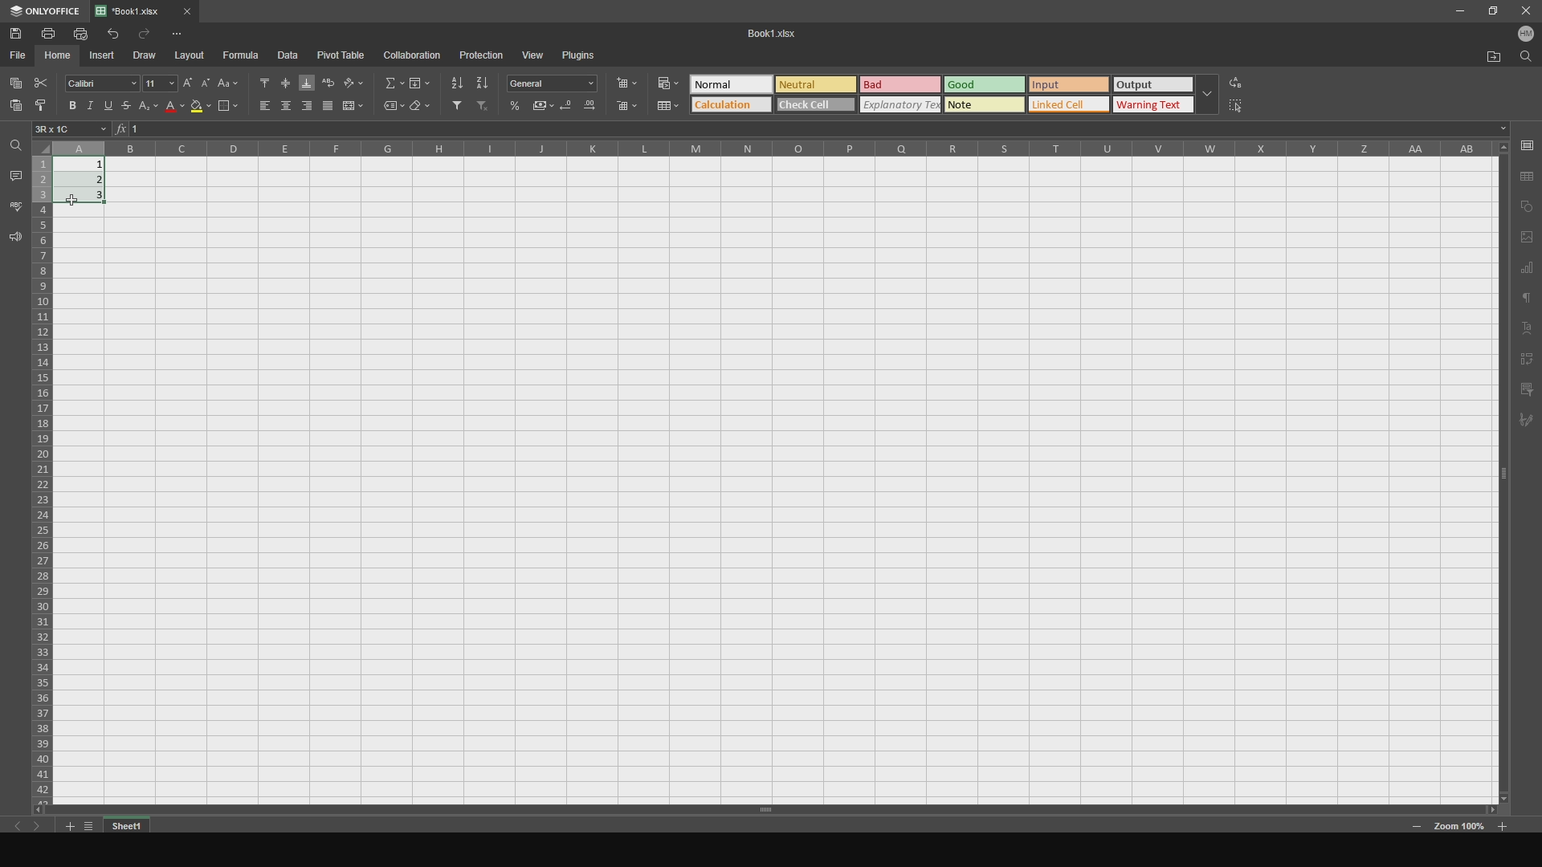 This screenshot has width=1542, height=867. What do you see at coordinates (14, 175) in the screenshot?
I see `comments` at bounding box center [14, 175].